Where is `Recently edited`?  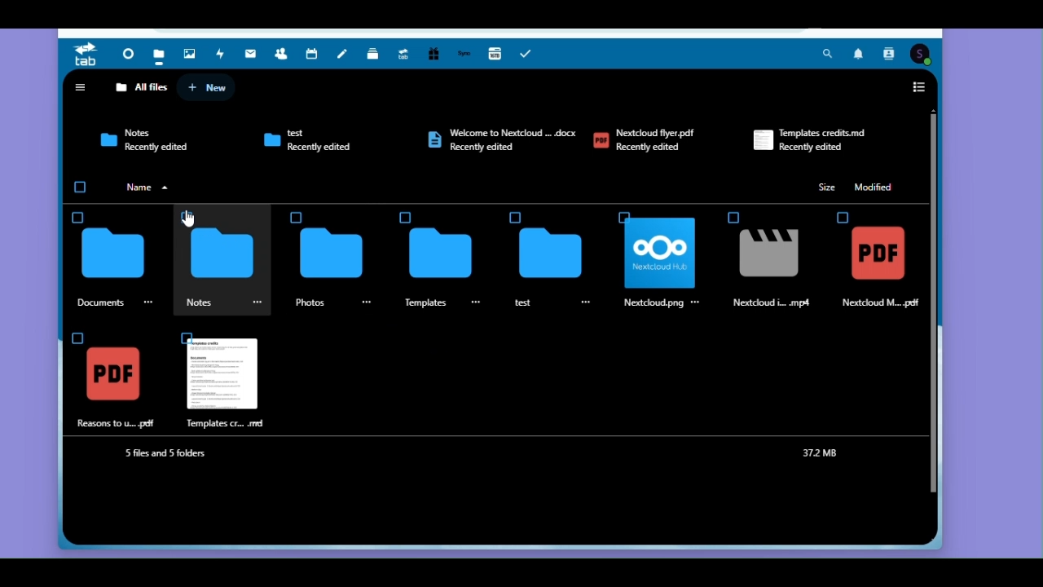 Recently edited is located at coordinates (651, 147).